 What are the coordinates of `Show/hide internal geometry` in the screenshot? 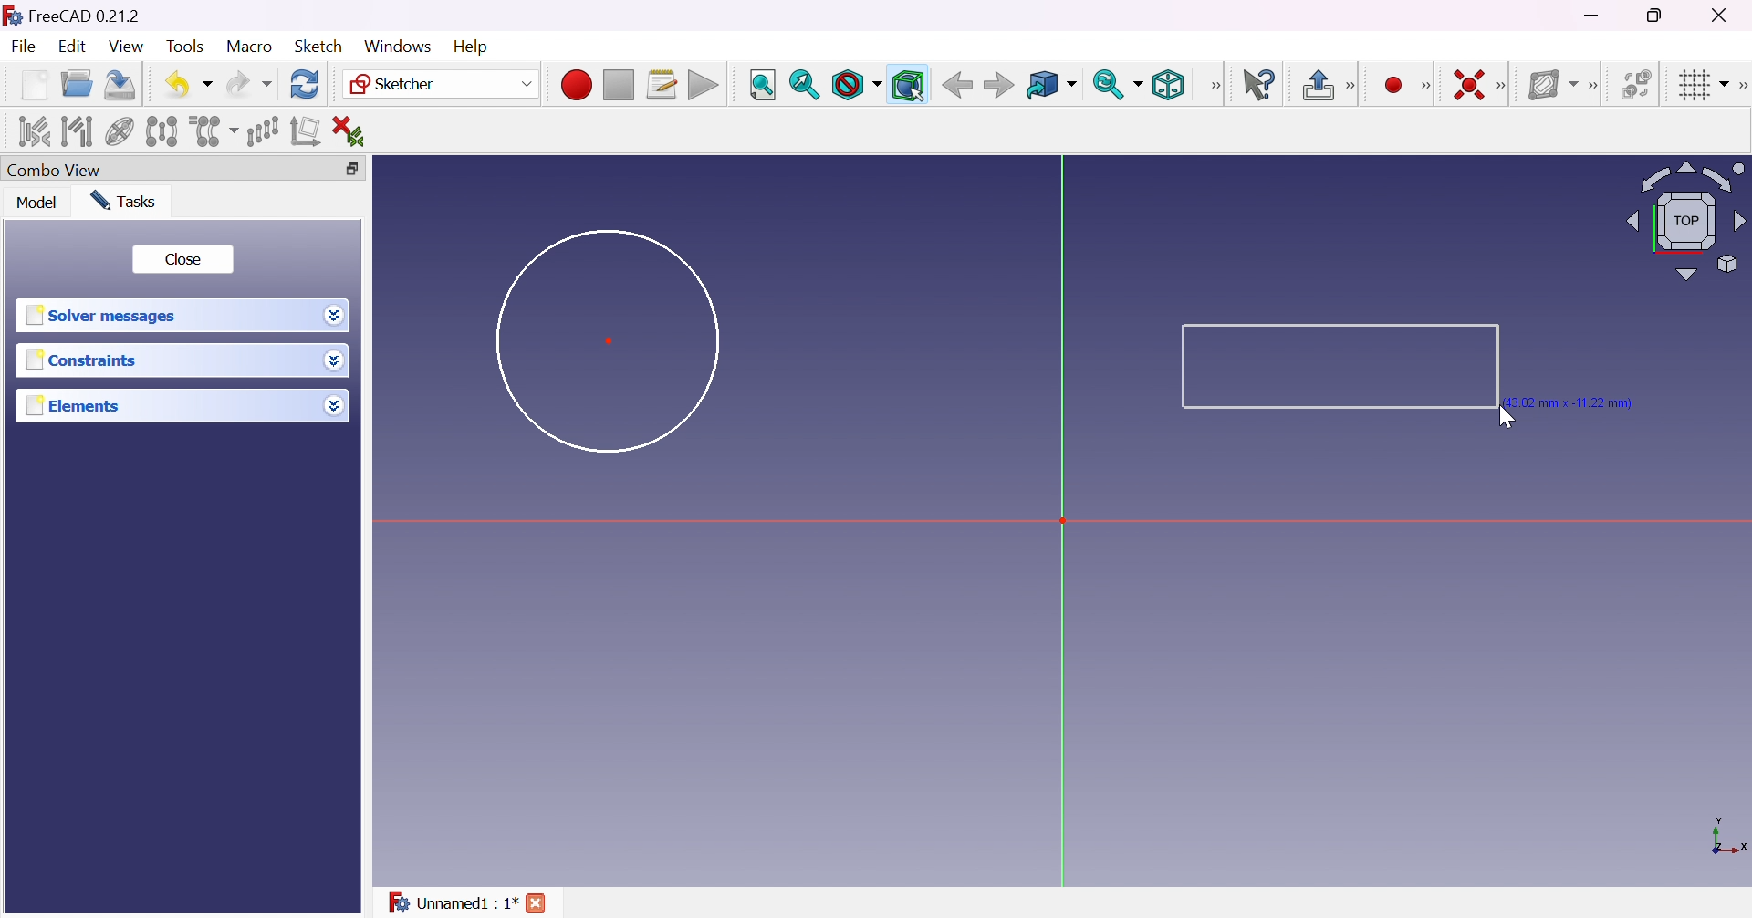 It's located at (121, 133).